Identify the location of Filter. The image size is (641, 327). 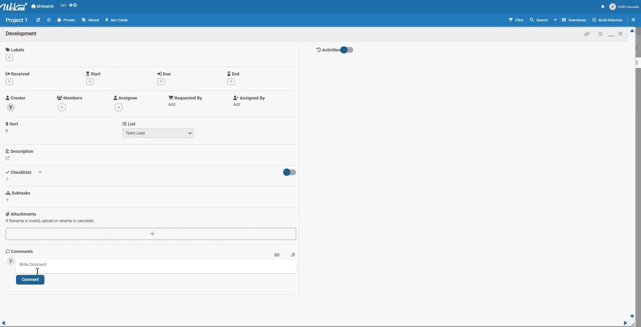
(516, 20).